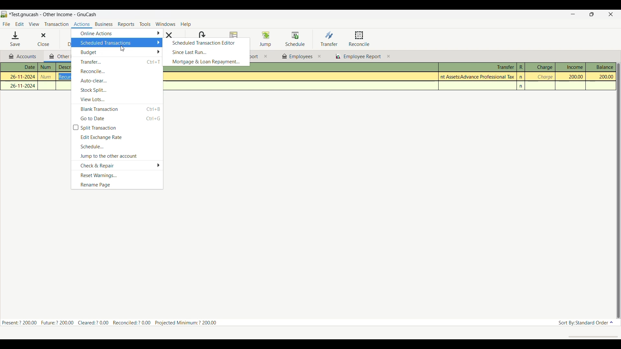 This screenshot has height=349, width=621. What do you see at coordinates (544, 77) in the screenshot?
I see `charge` at bounding box center [544, 77].